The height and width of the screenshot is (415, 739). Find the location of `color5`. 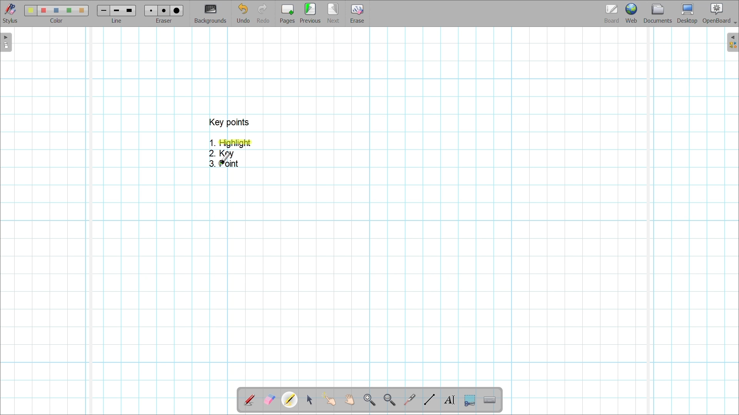

color5 is located at coordinates (81, 11).